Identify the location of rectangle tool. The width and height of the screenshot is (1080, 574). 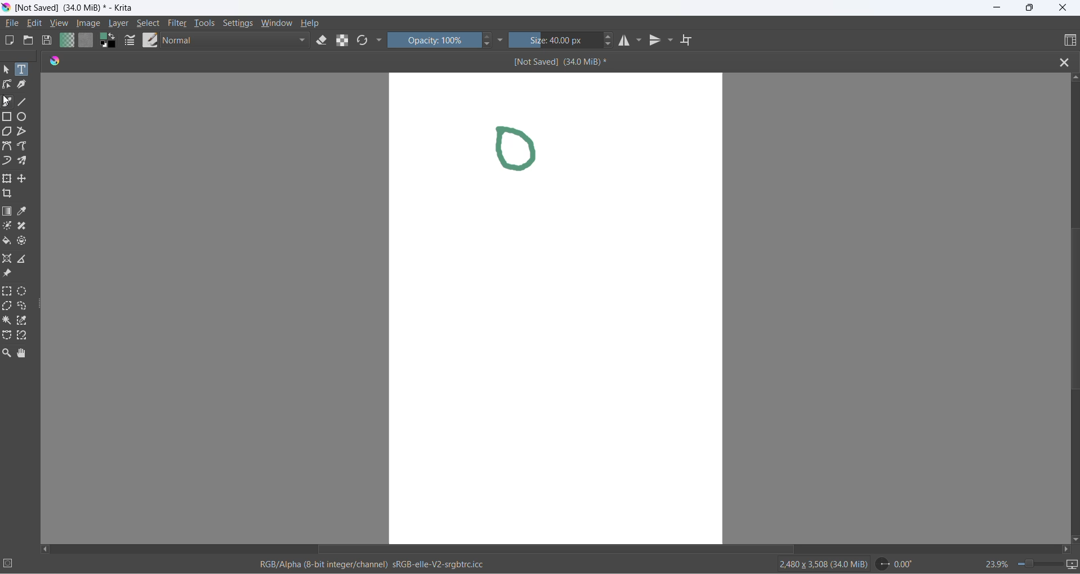
(9, 117).